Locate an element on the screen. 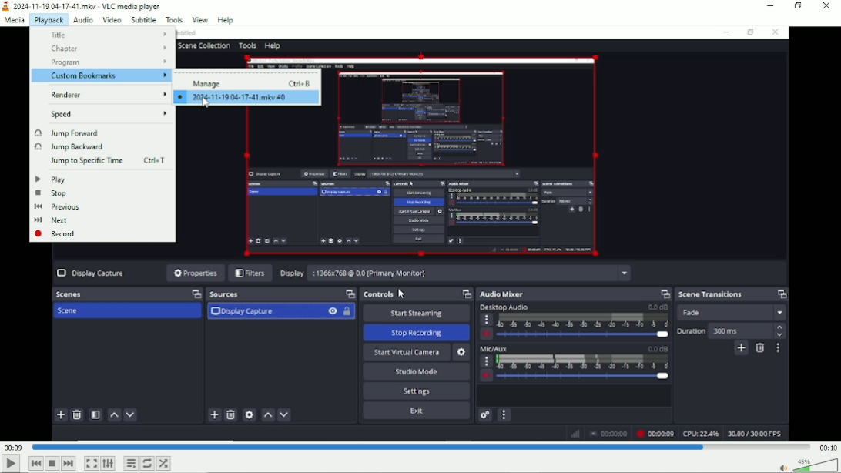  show extended settings is located at coordinates (109, 464).